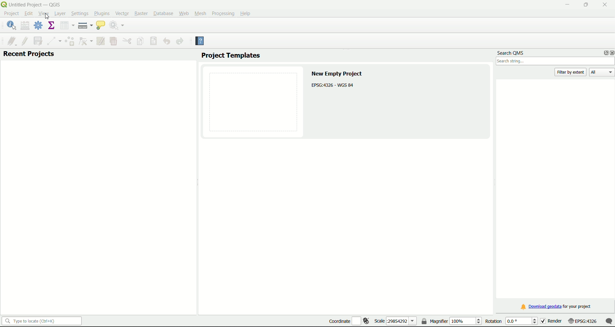  Describe the element at coordinates (101, 42) in the screenshot. I see `Modify attributes` at that location.